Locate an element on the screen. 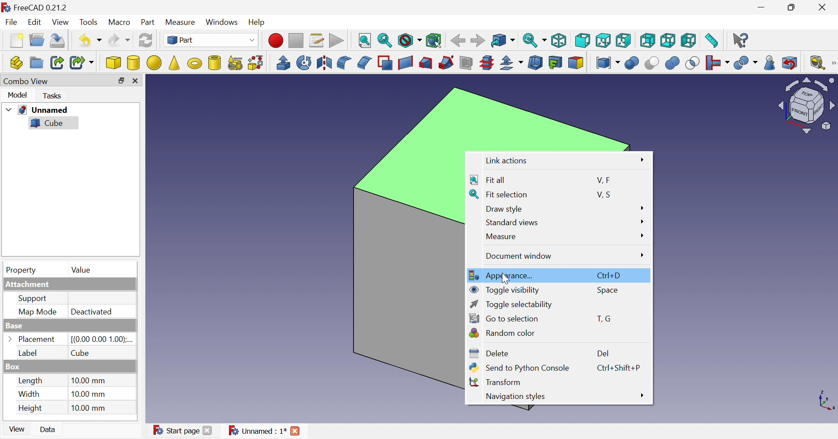 The image size is (838, 439). Bottom is located at coordinates (668, 40).